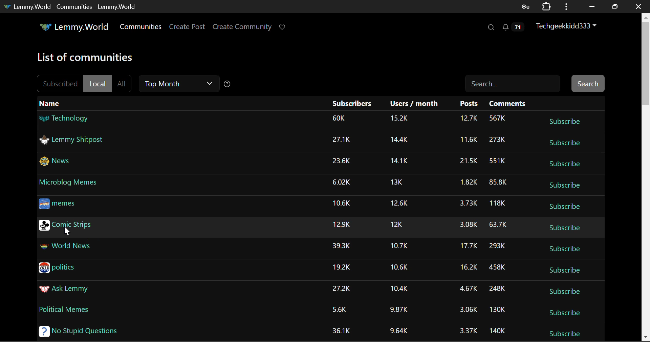  I want to click on Subscribe, so click(565, 121).